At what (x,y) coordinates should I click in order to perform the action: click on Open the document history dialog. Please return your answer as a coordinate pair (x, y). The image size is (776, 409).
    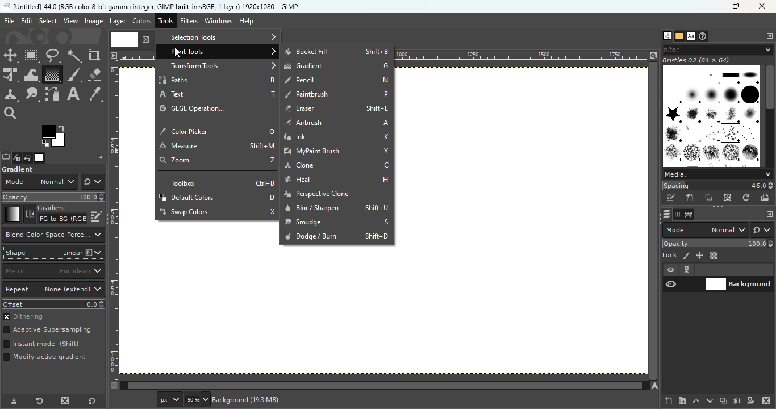
    Looking at the image, I should click on (704, 36).